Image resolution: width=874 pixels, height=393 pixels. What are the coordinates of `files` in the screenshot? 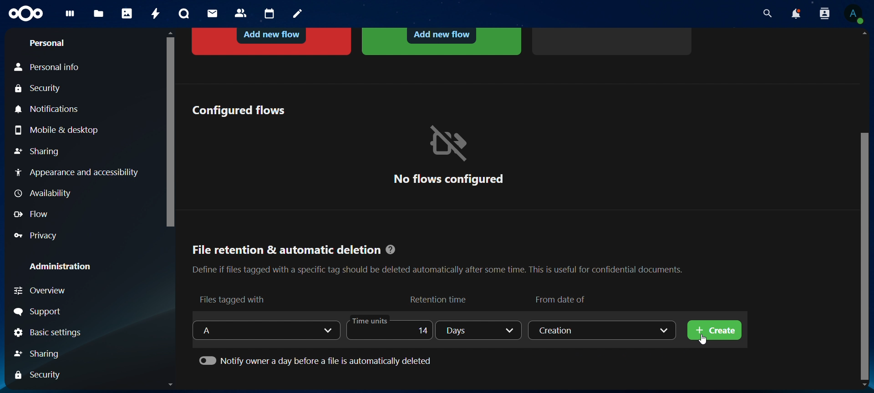 It's located at (99, 15).